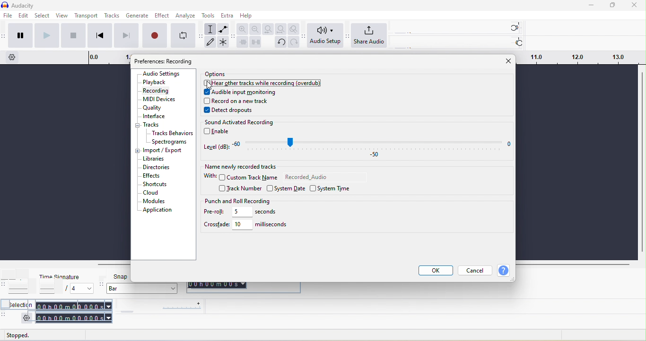 This screenshot has height=341, width=646. I want to click on record on a new track, so click(238, 102).